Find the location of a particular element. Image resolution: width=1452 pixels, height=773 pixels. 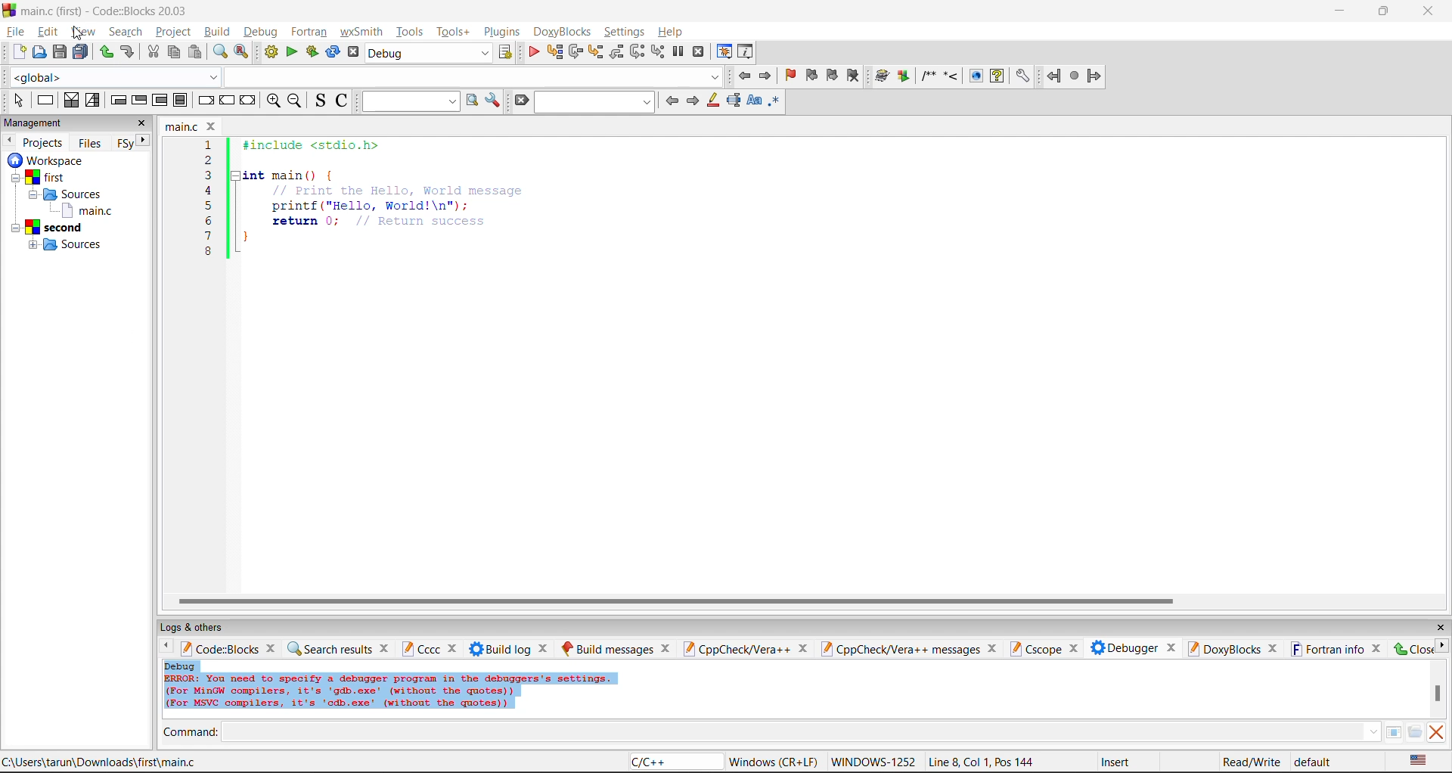

redo is located at coordinates (127, 53).